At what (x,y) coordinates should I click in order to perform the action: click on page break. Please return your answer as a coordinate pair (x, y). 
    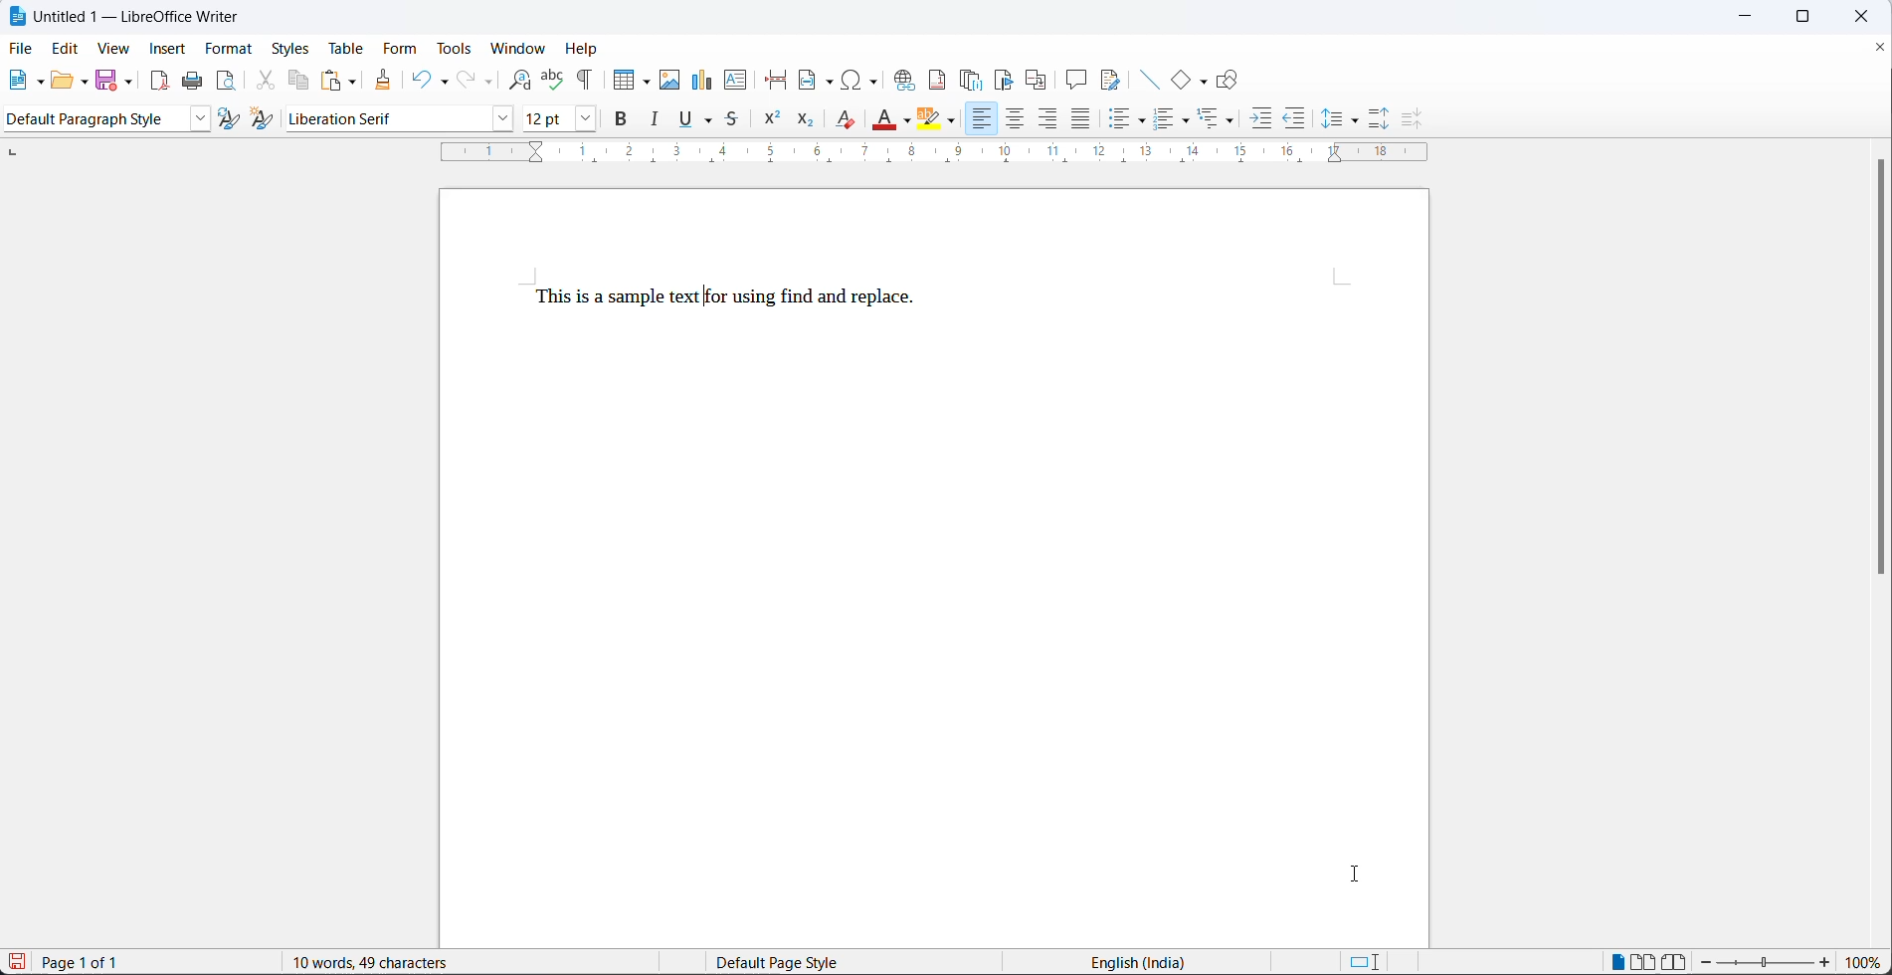
    Looking at the image, I should click on (778, 80).